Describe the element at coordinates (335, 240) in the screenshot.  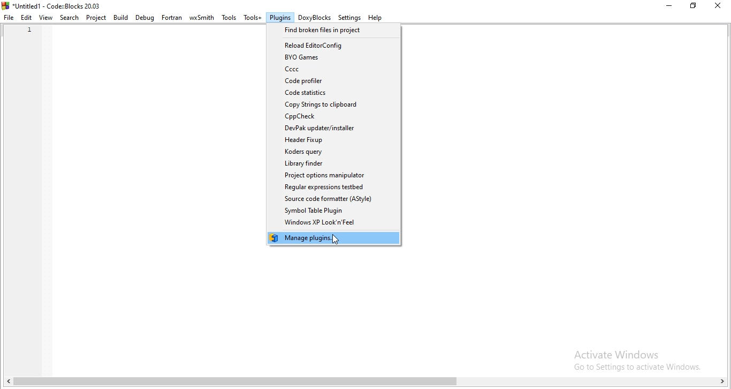
I see `cursor` at that location.